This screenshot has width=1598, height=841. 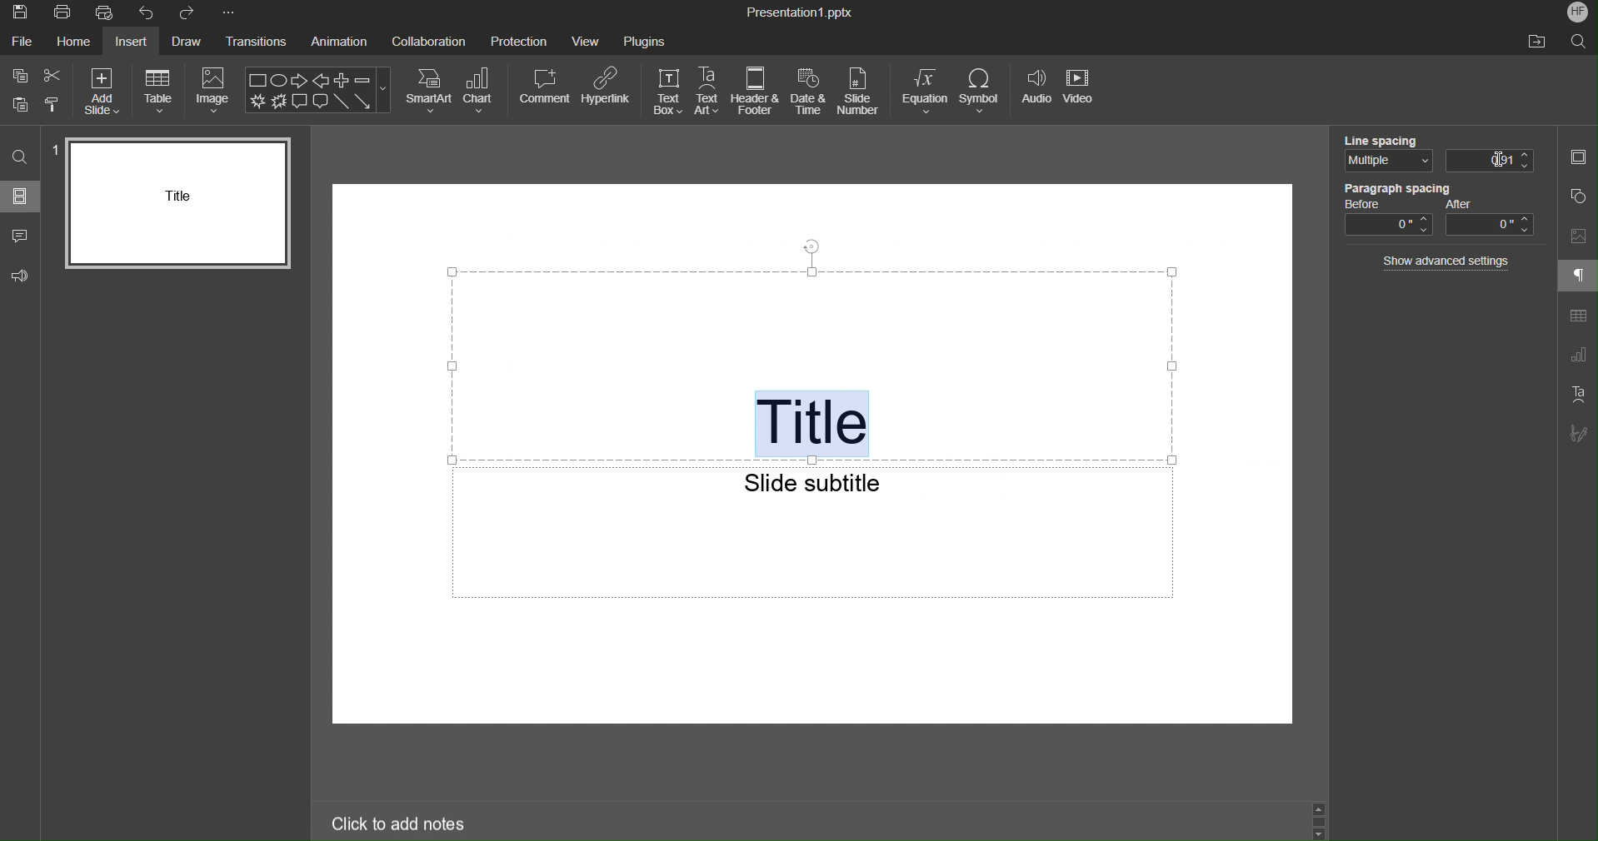 What do you see at coordinates (213, 92) in the screenshot?
I see `Image` at bounding box center [213, 92].